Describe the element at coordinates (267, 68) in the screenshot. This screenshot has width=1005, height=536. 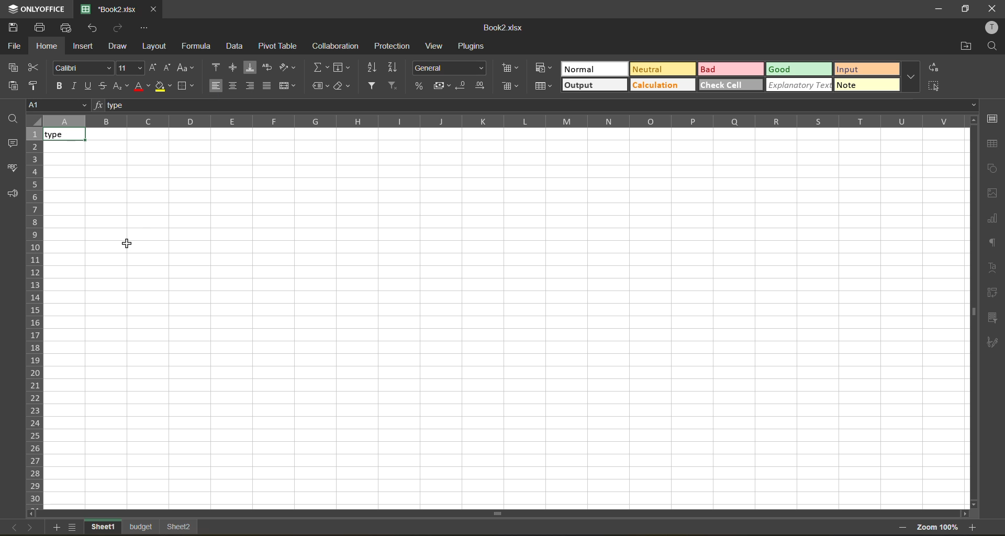
I see `wrap text` at that location.